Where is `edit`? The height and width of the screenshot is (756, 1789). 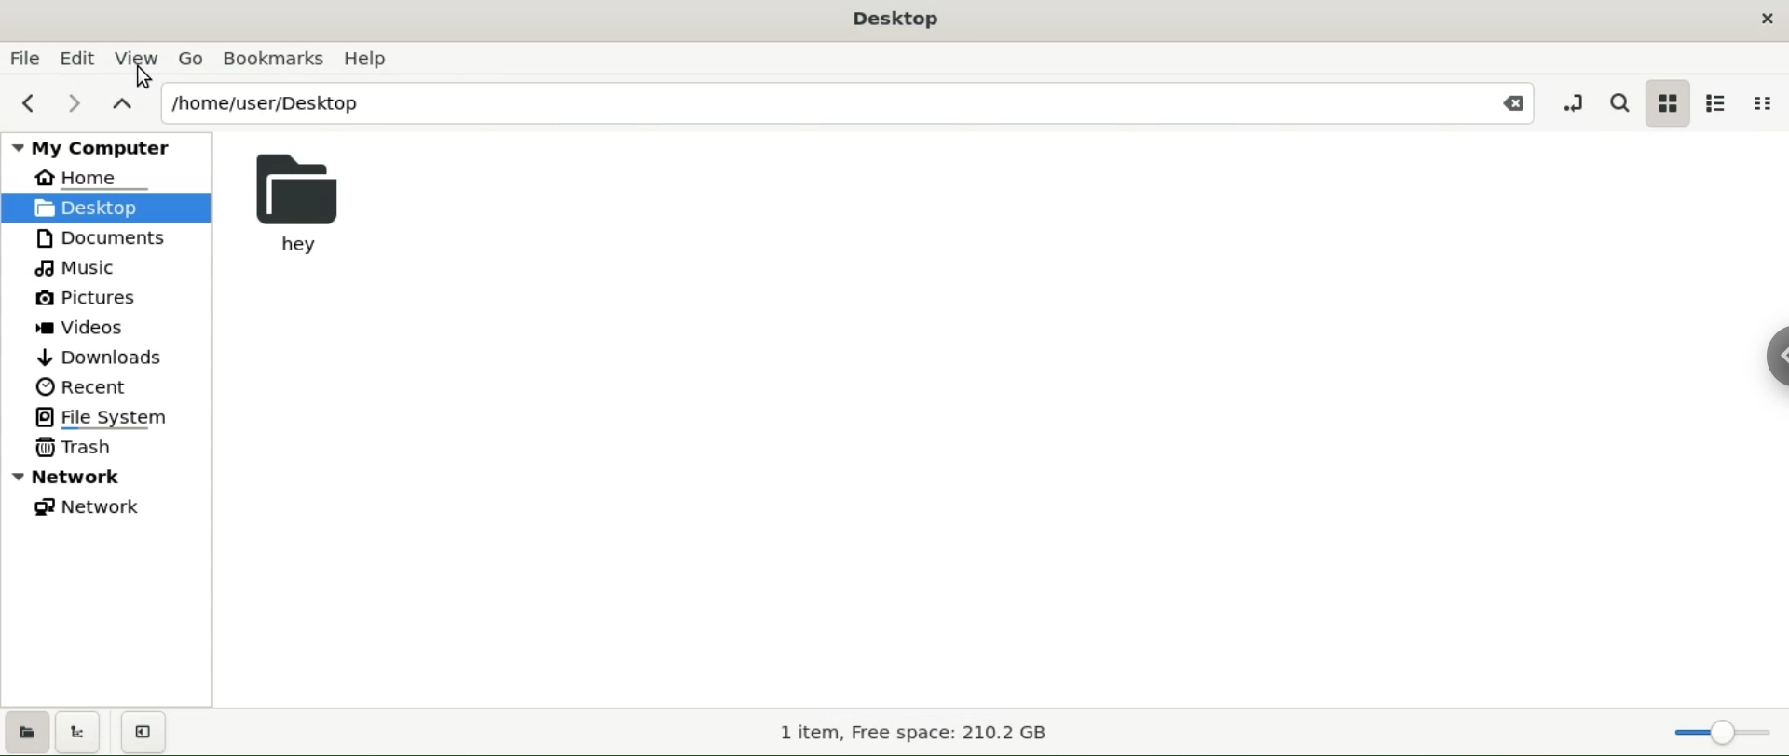
edit is located at coordinates (84, 58).